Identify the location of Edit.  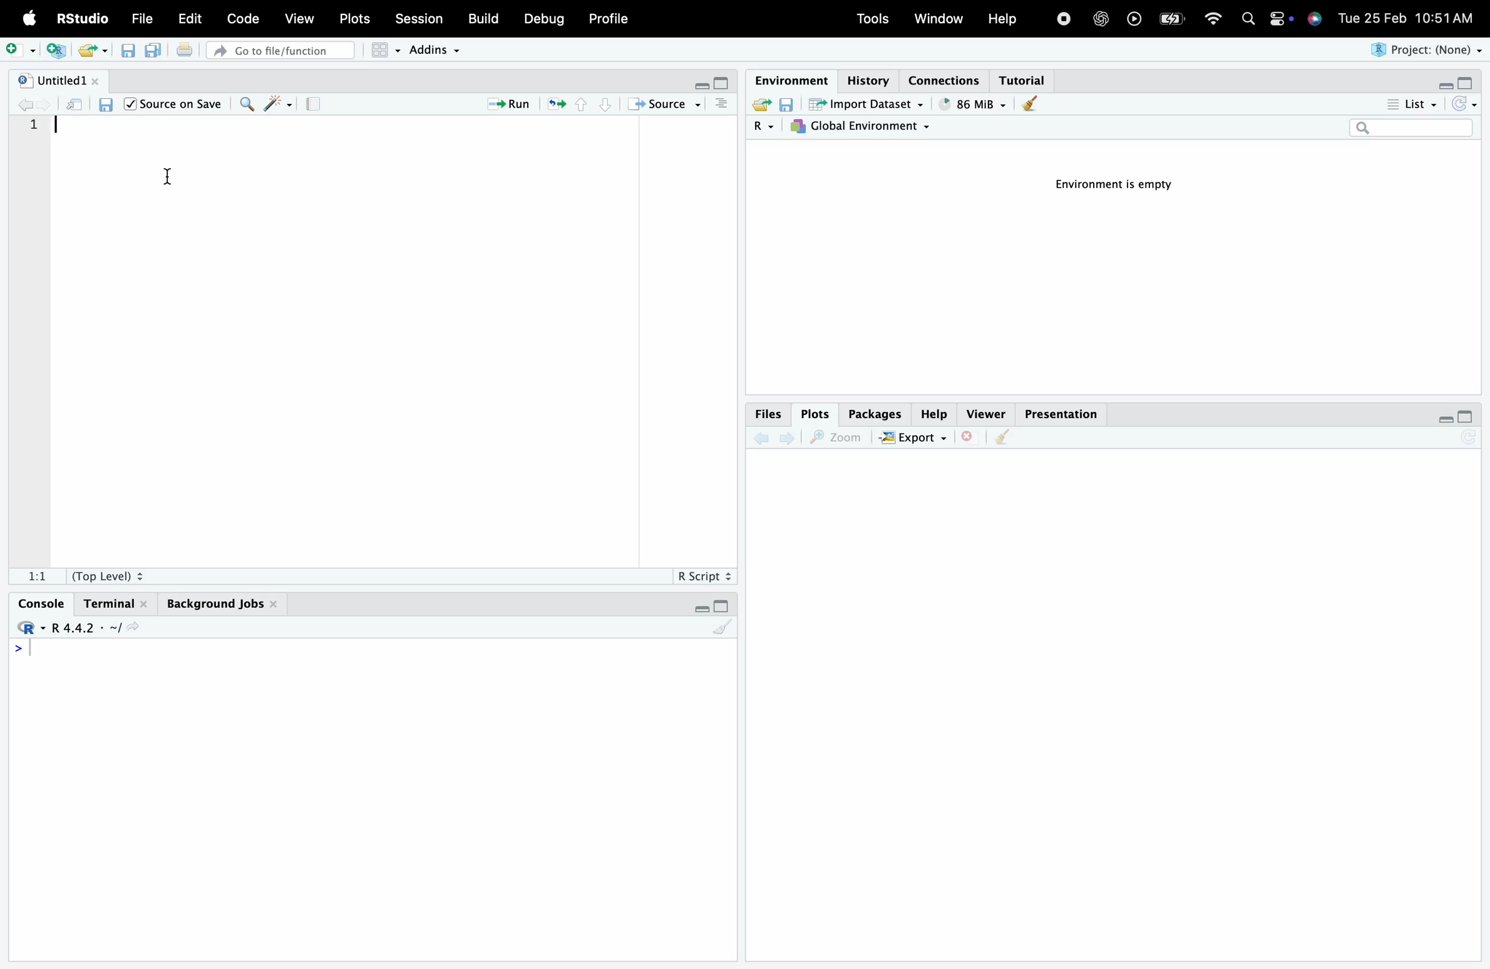
(192, 19).